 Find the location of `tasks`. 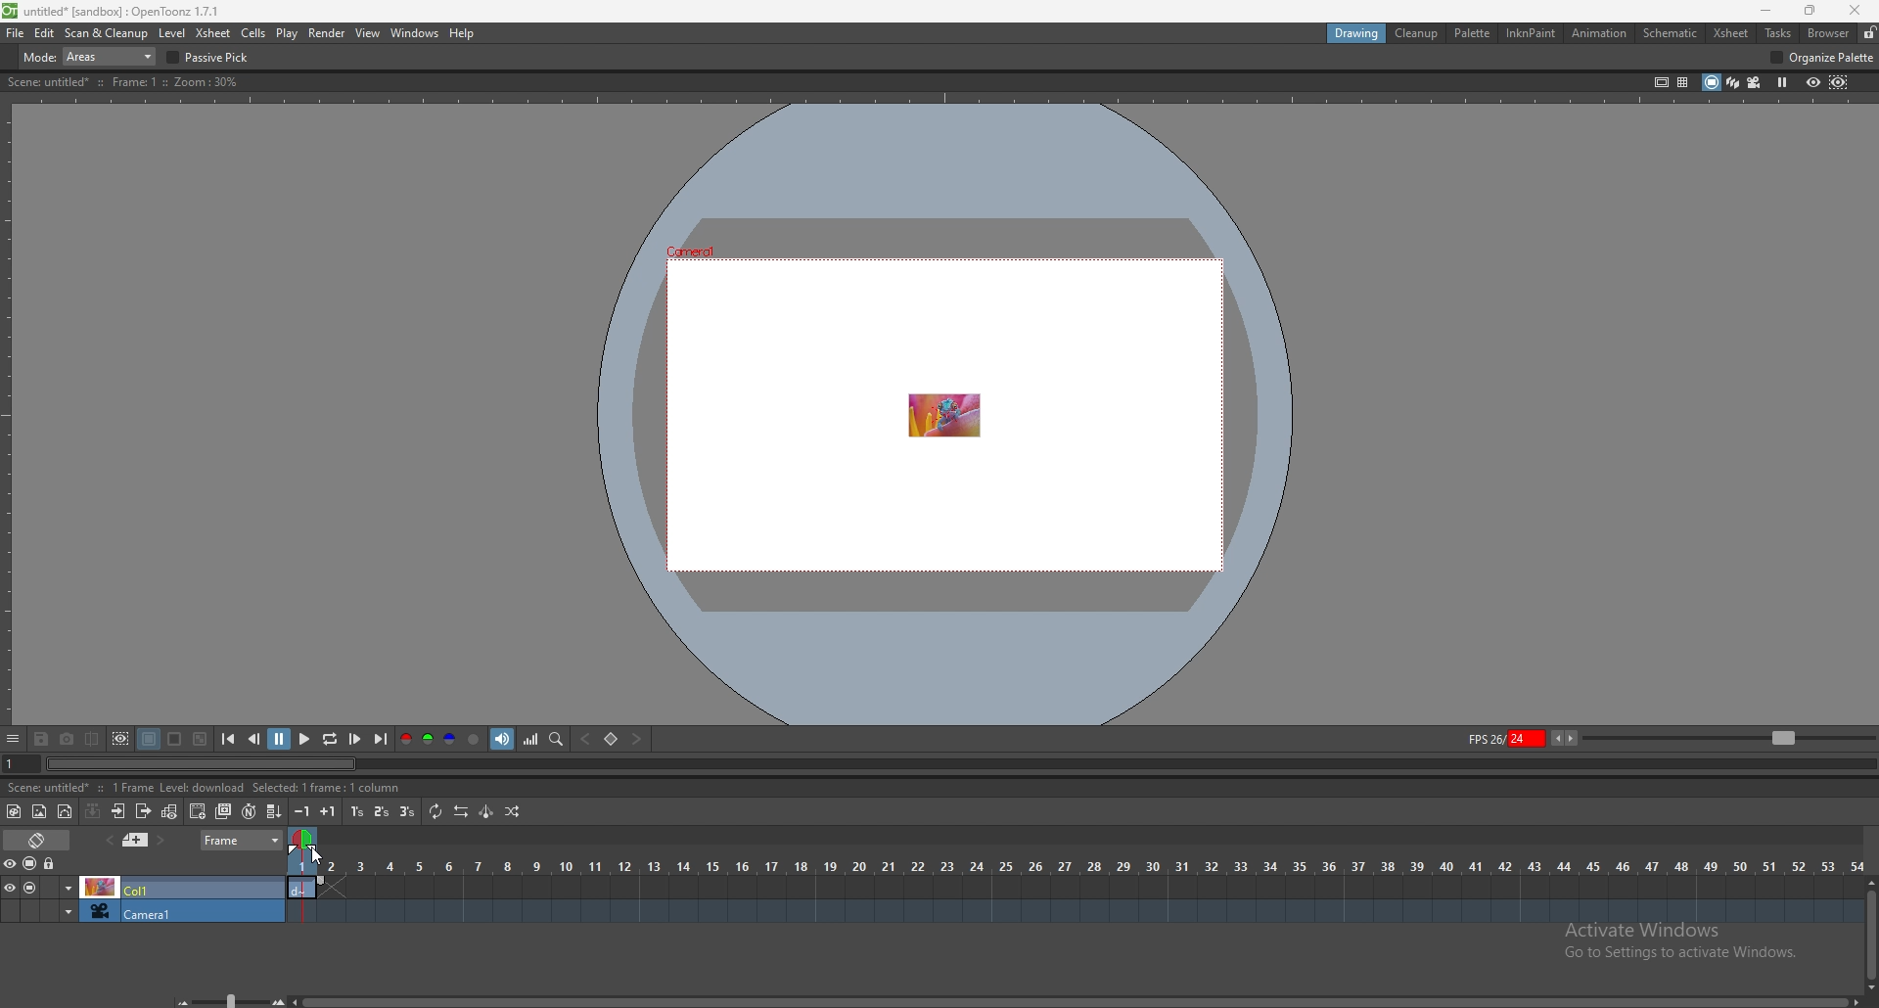

tasks is located at coordinates (1777, 32).